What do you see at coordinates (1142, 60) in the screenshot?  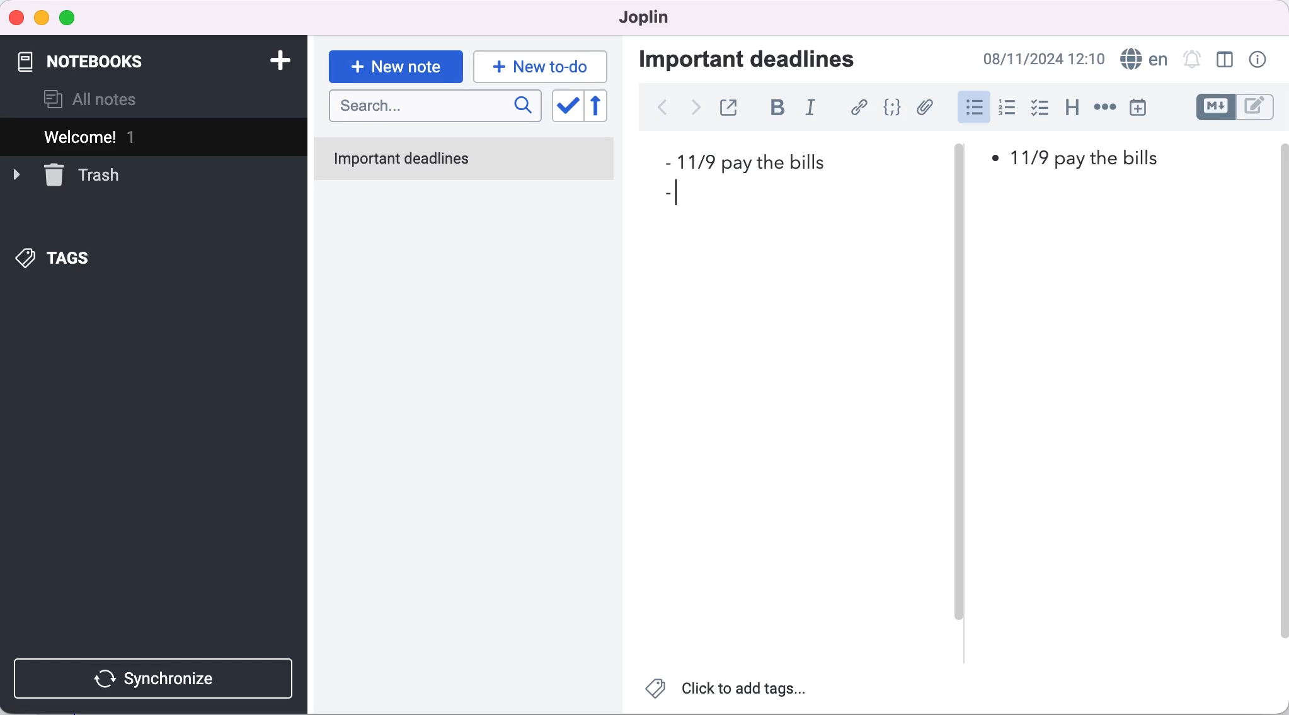 I see `language` at bounding box center [1142, 60].